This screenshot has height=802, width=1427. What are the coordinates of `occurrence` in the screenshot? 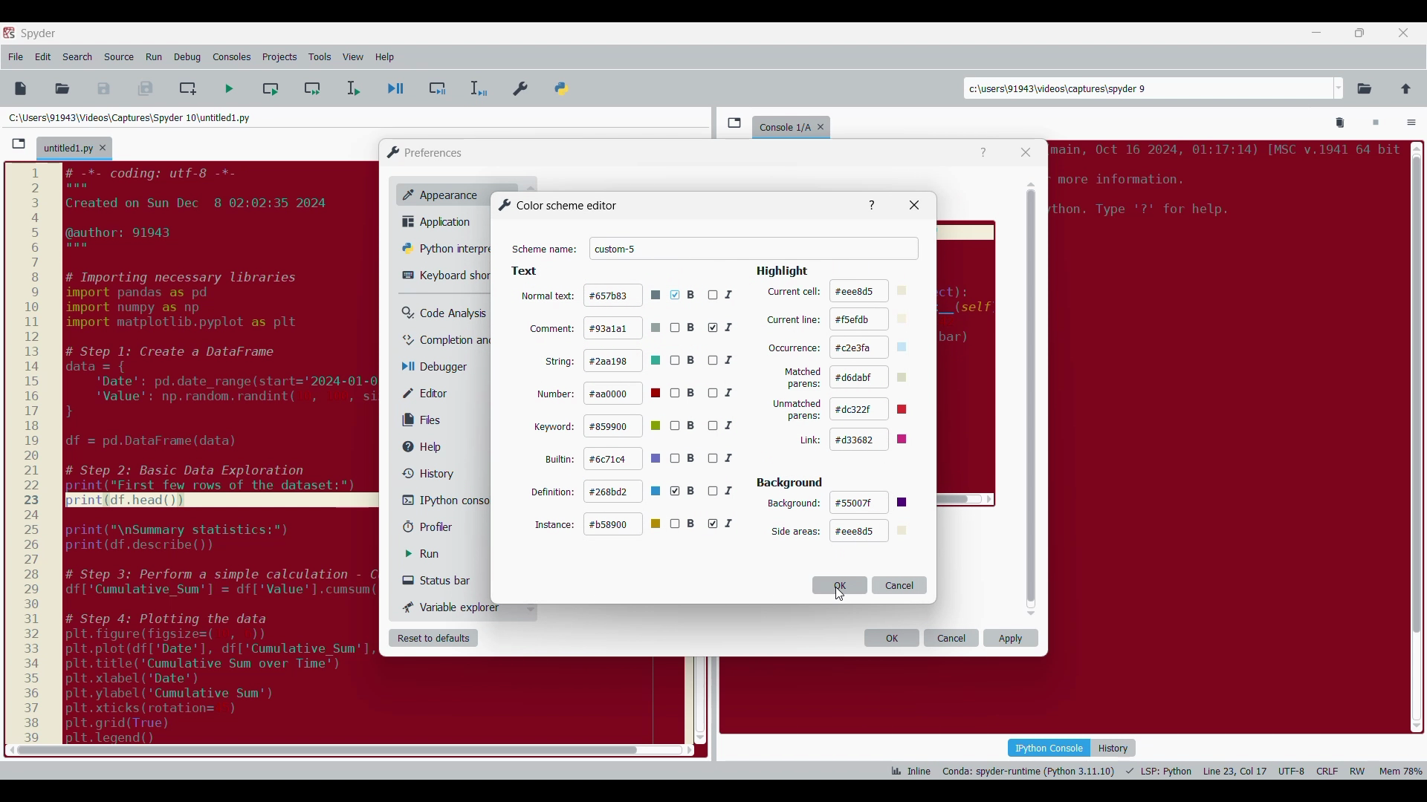 It's located at (795, 349).